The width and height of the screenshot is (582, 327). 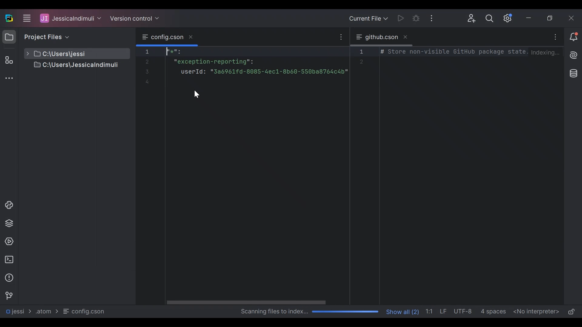 What do you see at coordinates (69, 66) in the screenshot?
I see `Project File` at bounding box center [69, 66].